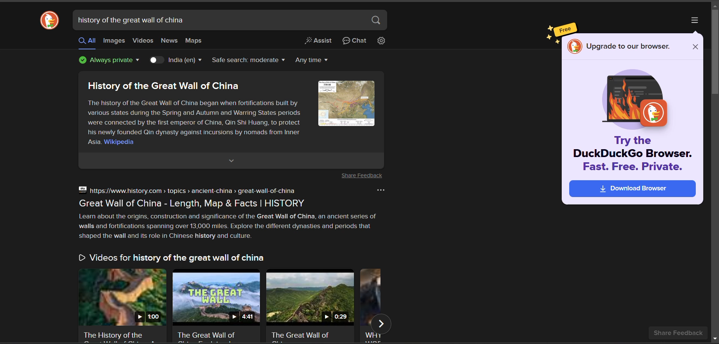 The width and height of the screenshot is (719, 344). What do you see at coordinates (715, 53) in the screenshot?
I see `vertical scroll bar` at bounding box center [715, 53].